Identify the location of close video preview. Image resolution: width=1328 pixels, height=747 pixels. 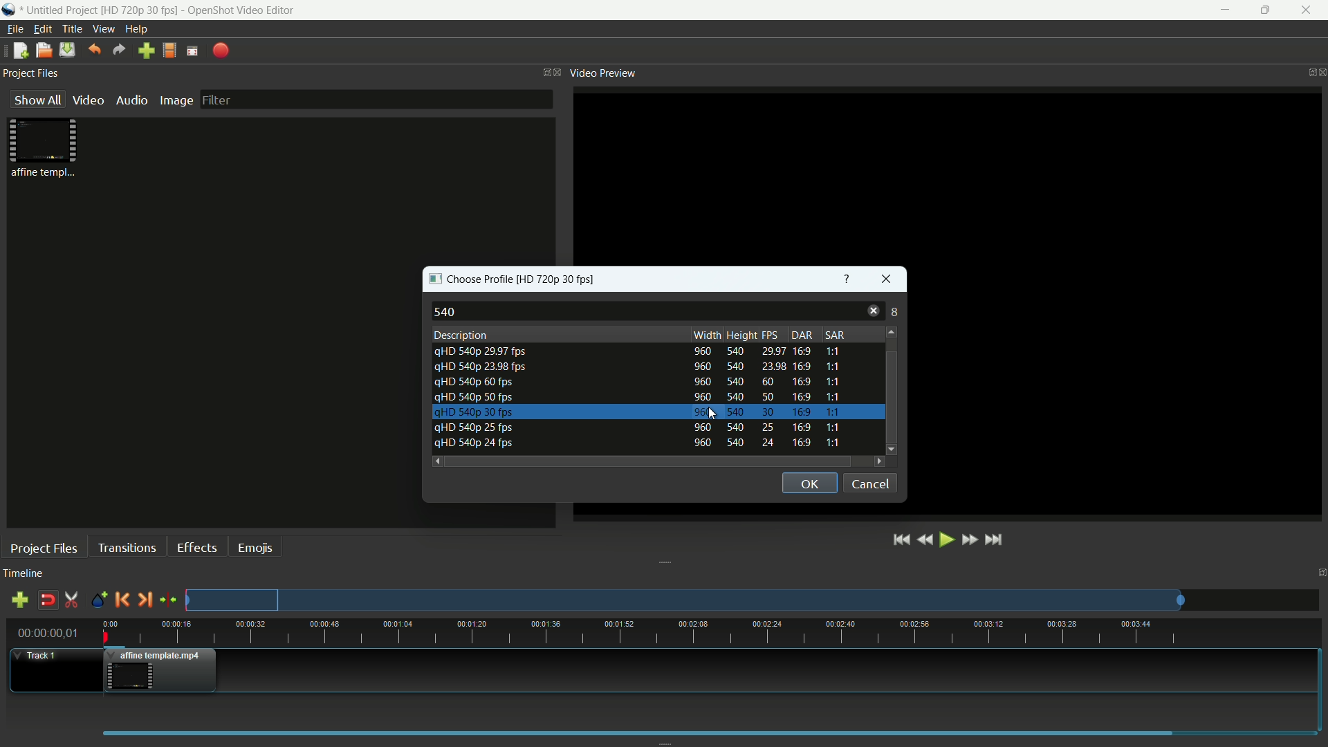
(1320, 71).